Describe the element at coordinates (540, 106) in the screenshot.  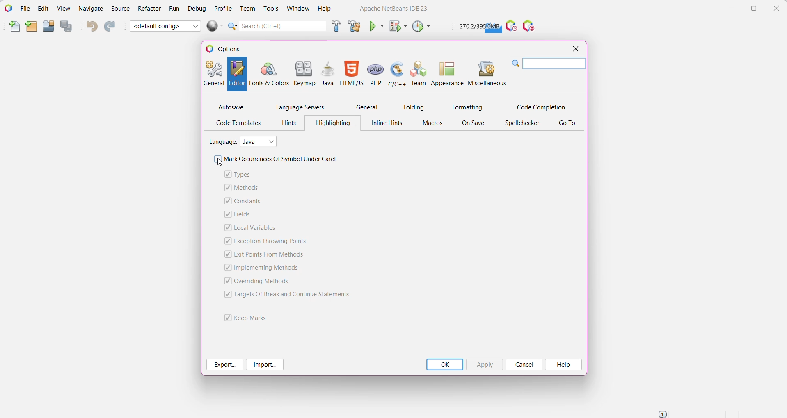
I see `Code Completion` at that location.